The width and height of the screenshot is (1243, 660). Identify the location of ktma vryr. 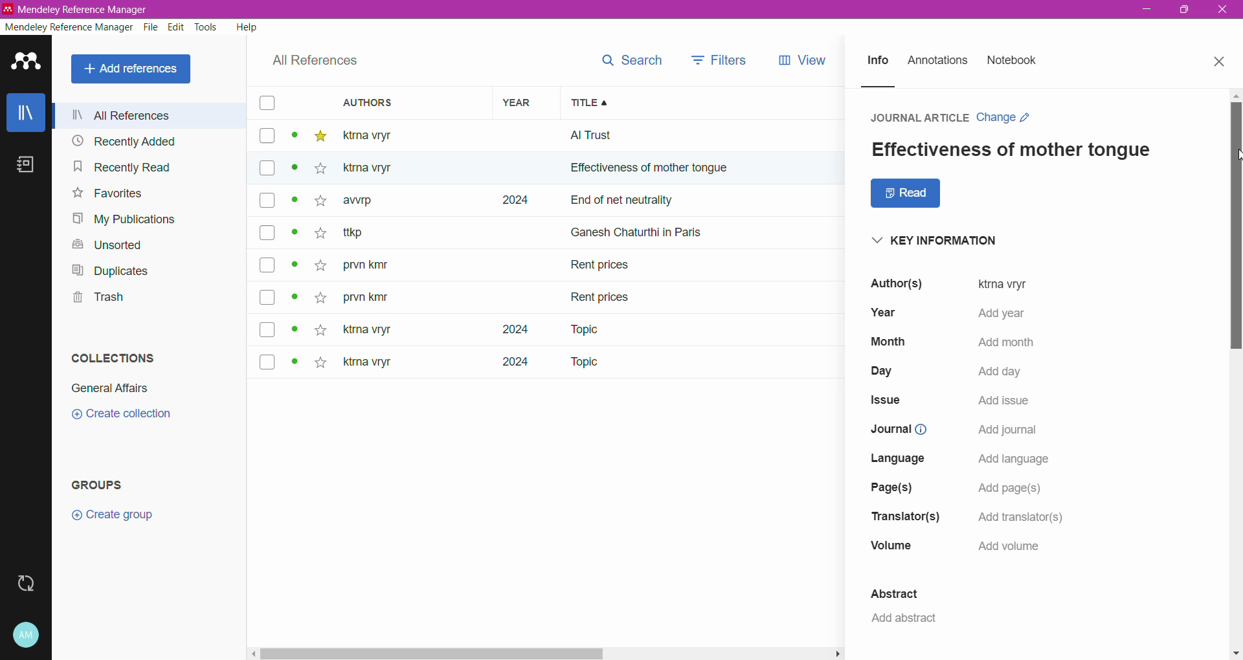
(368, 365).